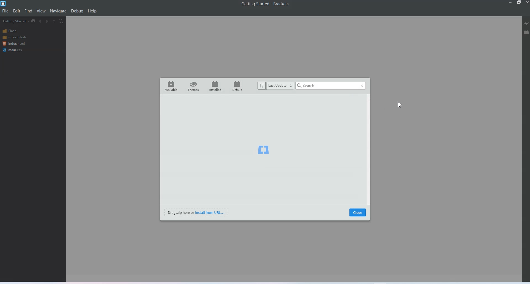 The image size is (530, 284). I want to click on index.html, so click(14, 43).